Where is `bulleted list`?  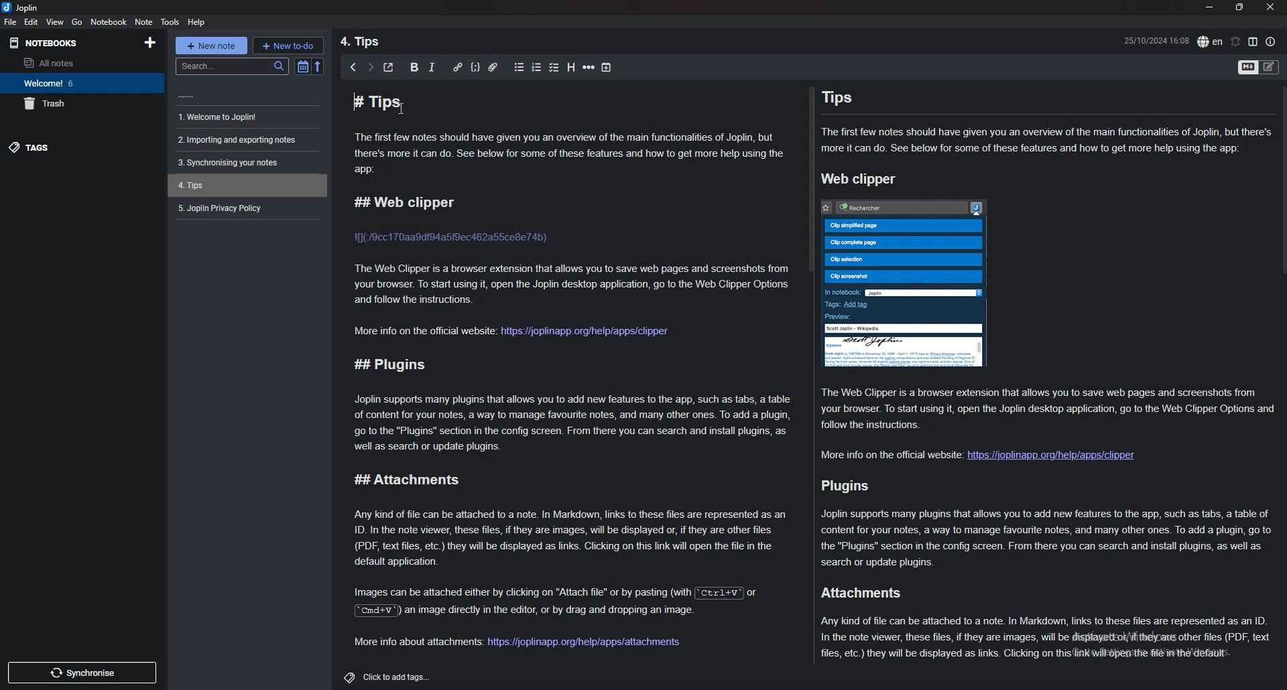
bulleted list is located at coordinates (515, 66).